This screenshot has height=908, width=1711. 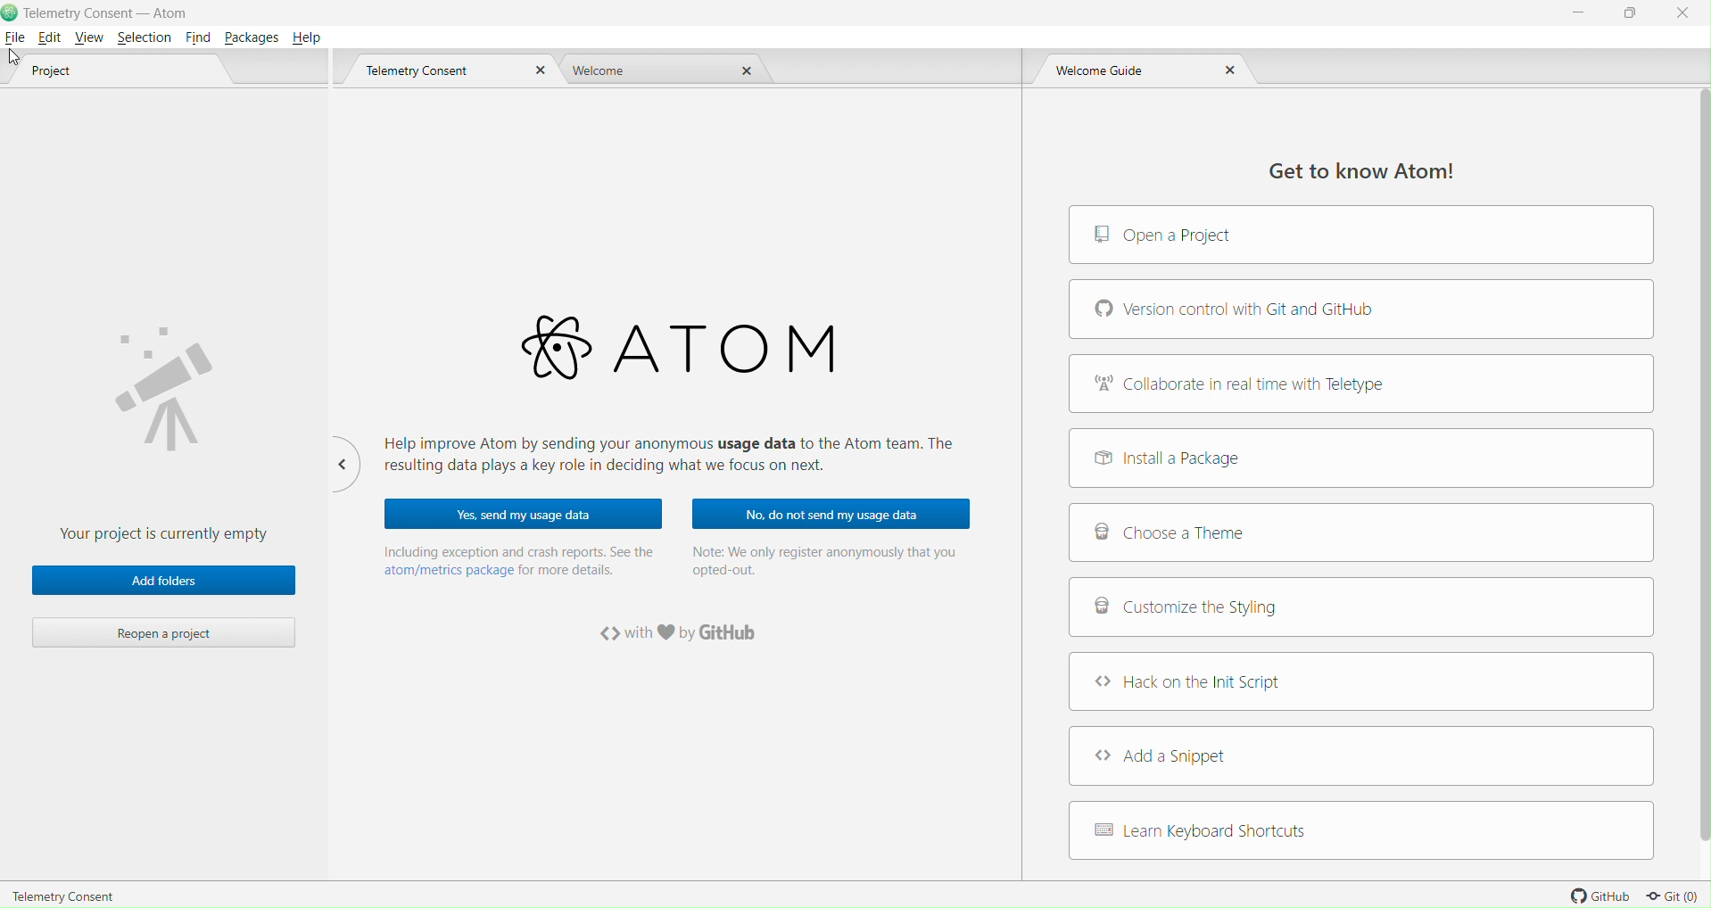 I want to click on Close, so click(x=748, y=70).